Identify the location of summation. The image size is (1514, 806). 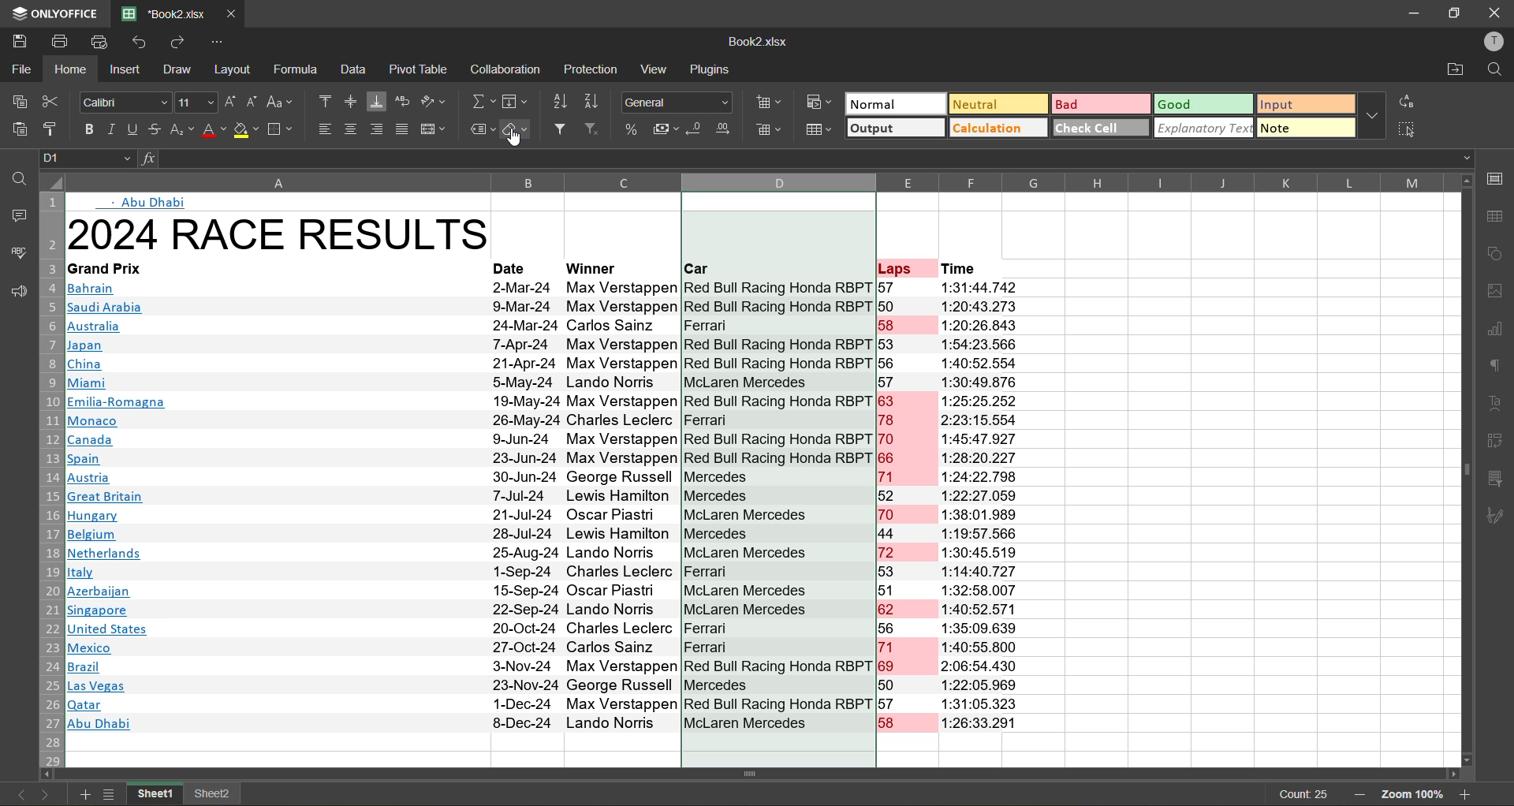
(482, 101).